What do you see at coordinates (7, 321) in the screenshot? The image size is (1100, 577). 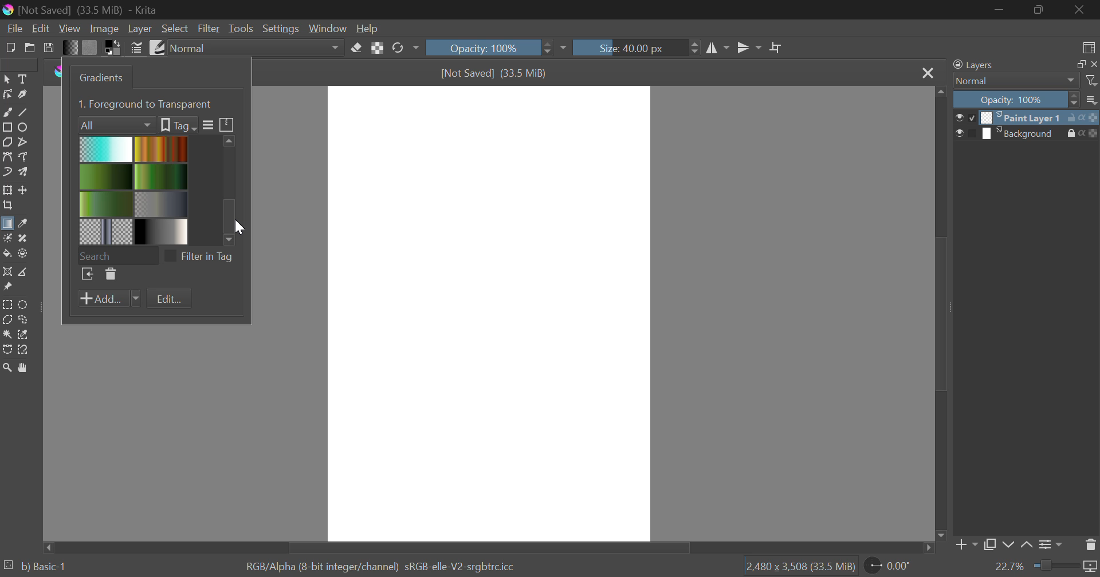 I see `Polygon Selection` at bounding box center [7, 321].